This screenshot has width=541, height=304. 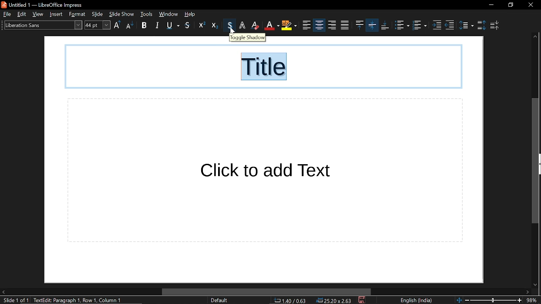 What do you see at coordinates (173, 25) in the screenshot?
I see `underline` at bounding box center [173, 25].